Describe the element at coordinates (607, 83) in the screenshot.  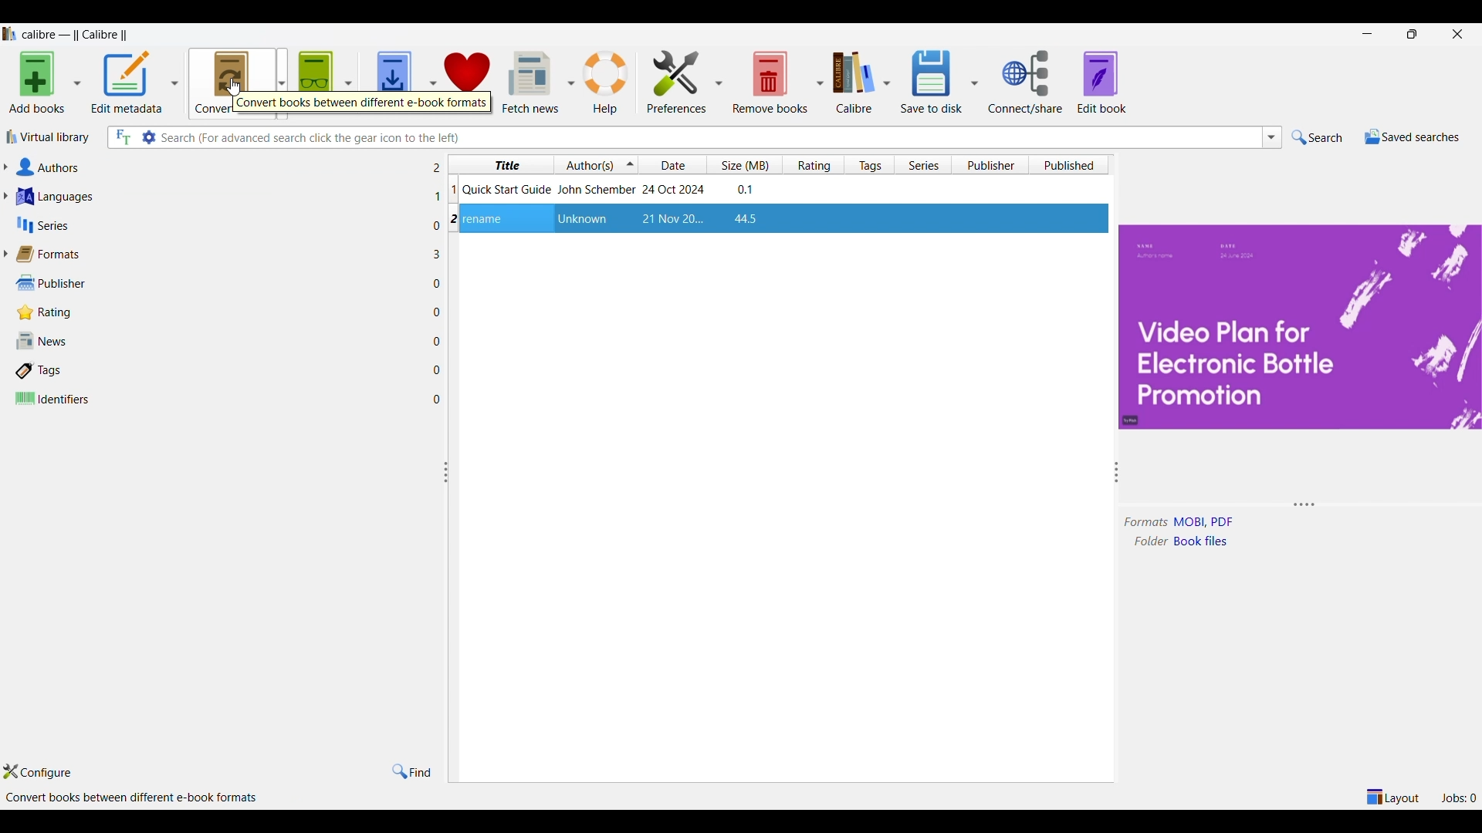
I see `Help` at that location.